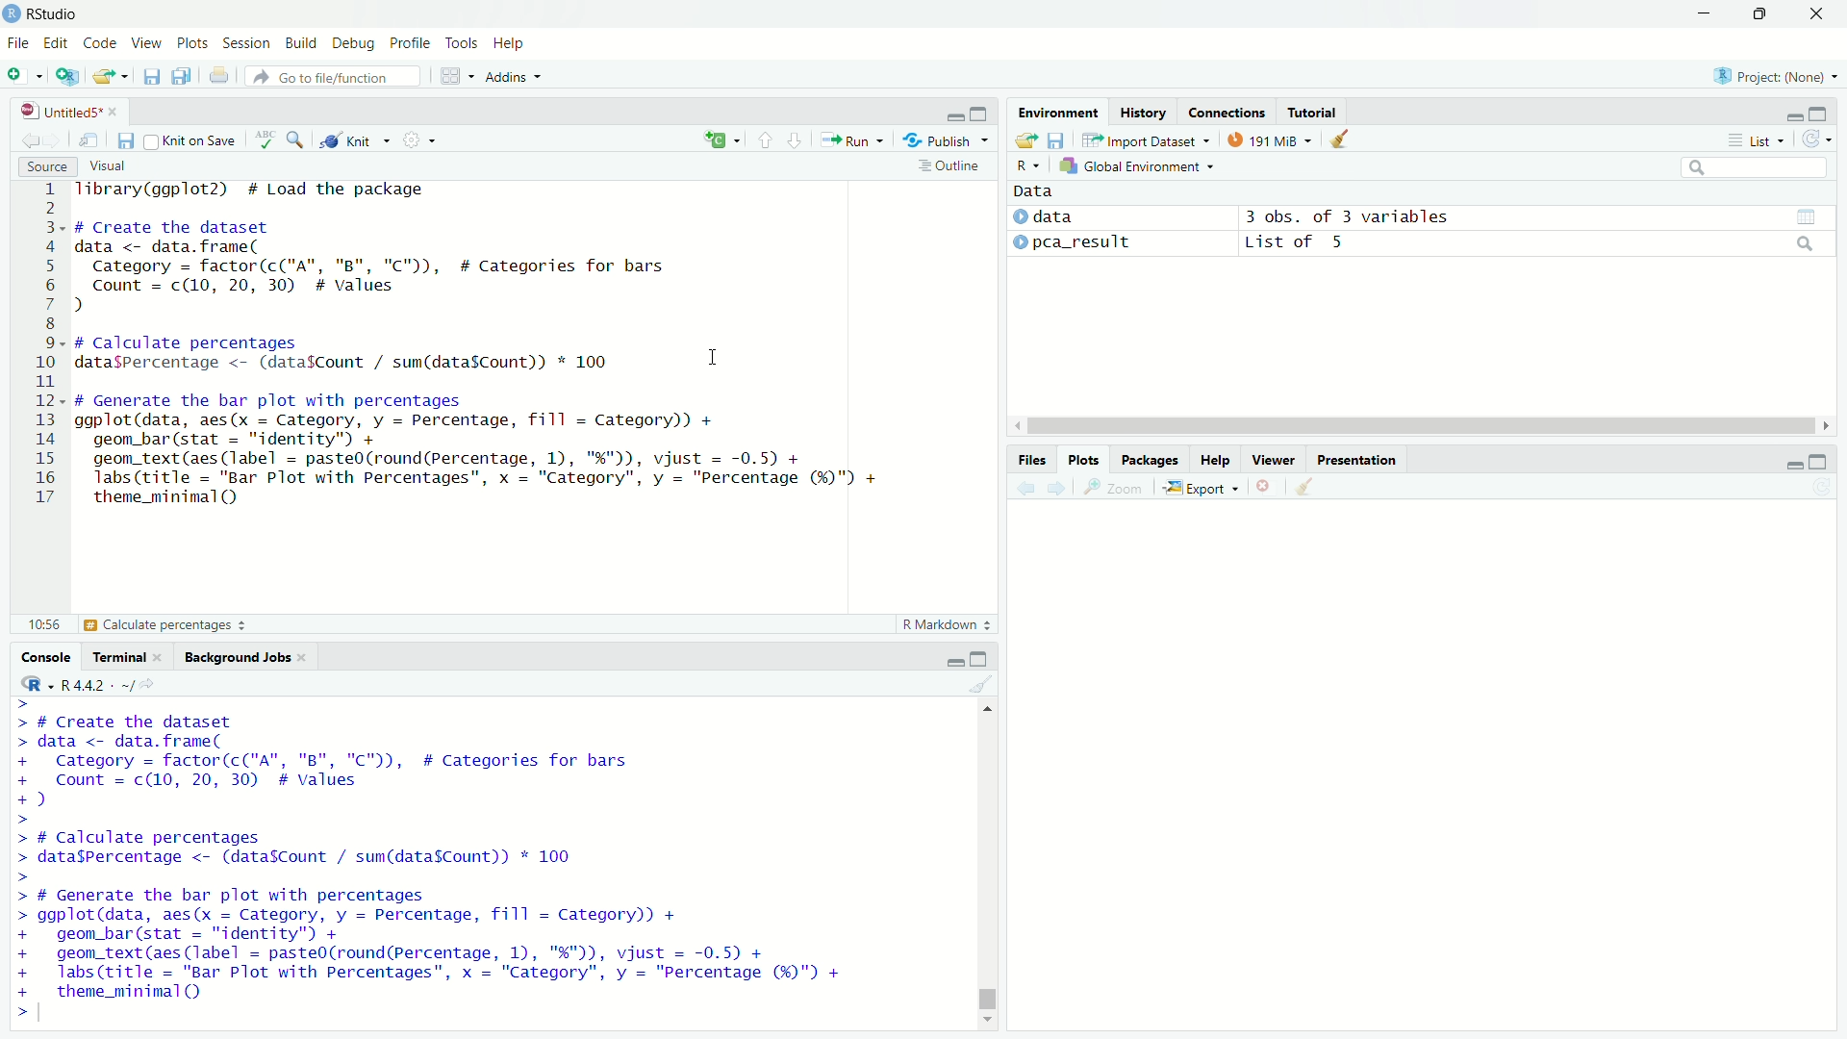 The height and width of the screenshot is (1039, 1847). I want to click on horizontal scrollbar, so click(1424, 427).